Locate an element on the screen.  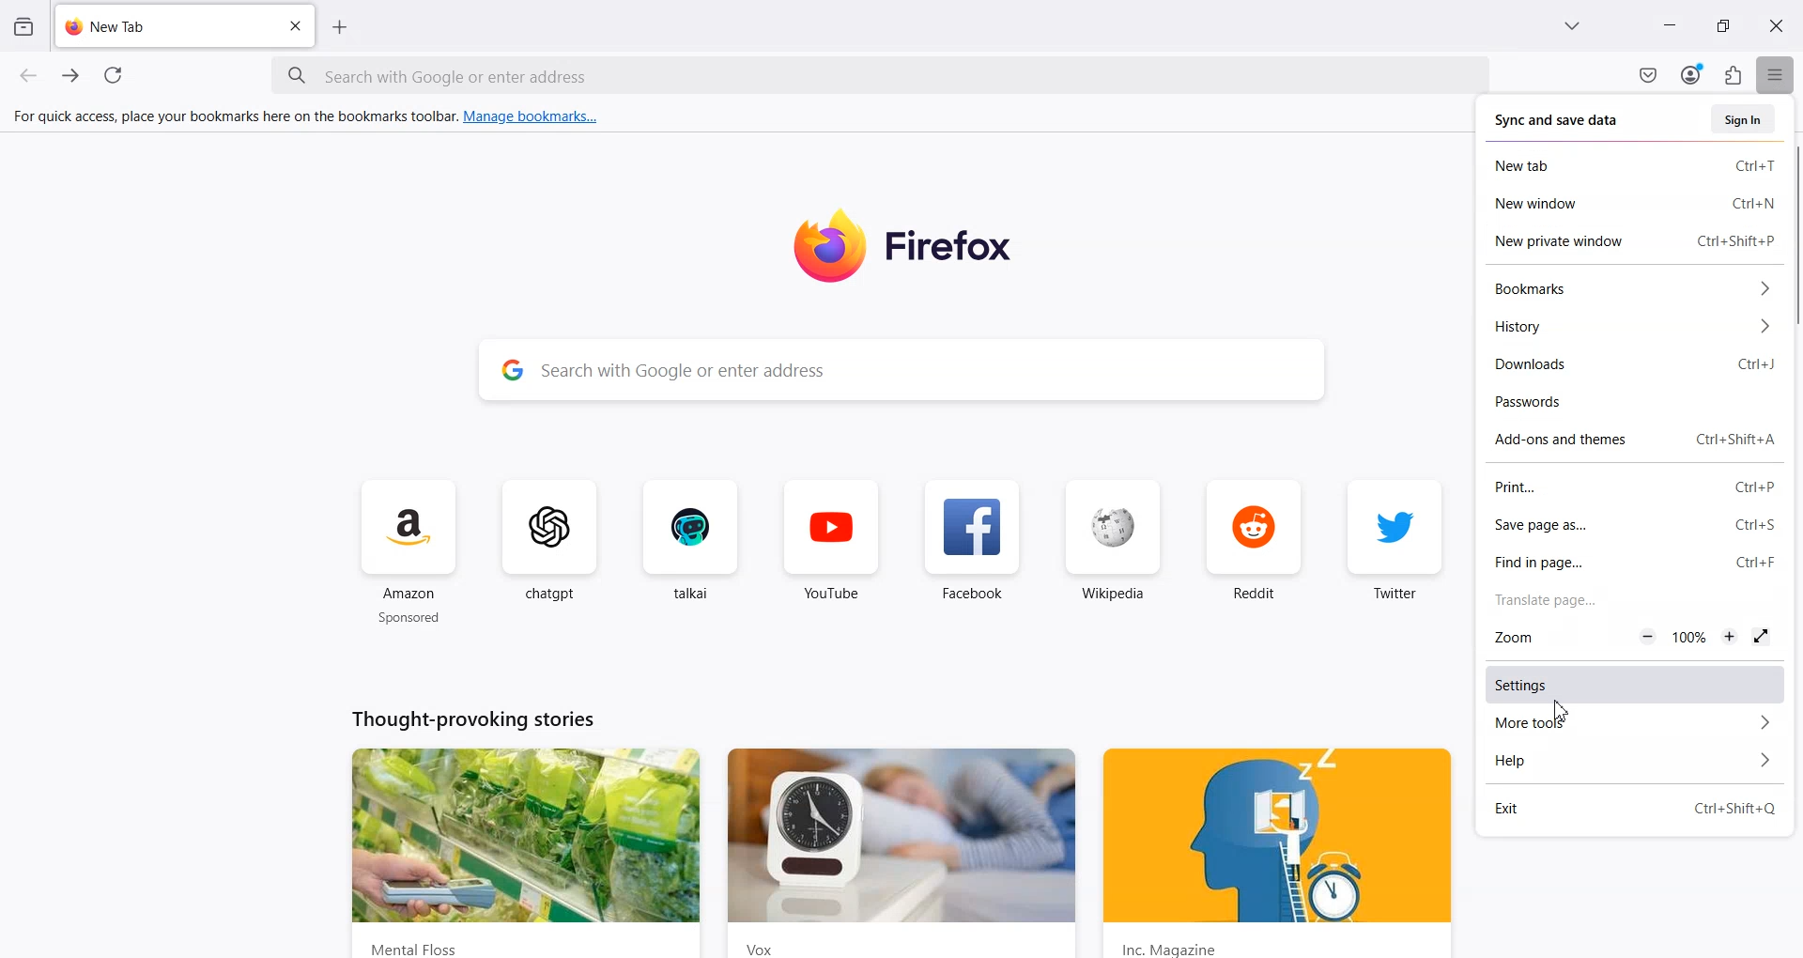
‘Add-ons and themes Ctrl+Shift+A is located at coordinates (1638, 438).